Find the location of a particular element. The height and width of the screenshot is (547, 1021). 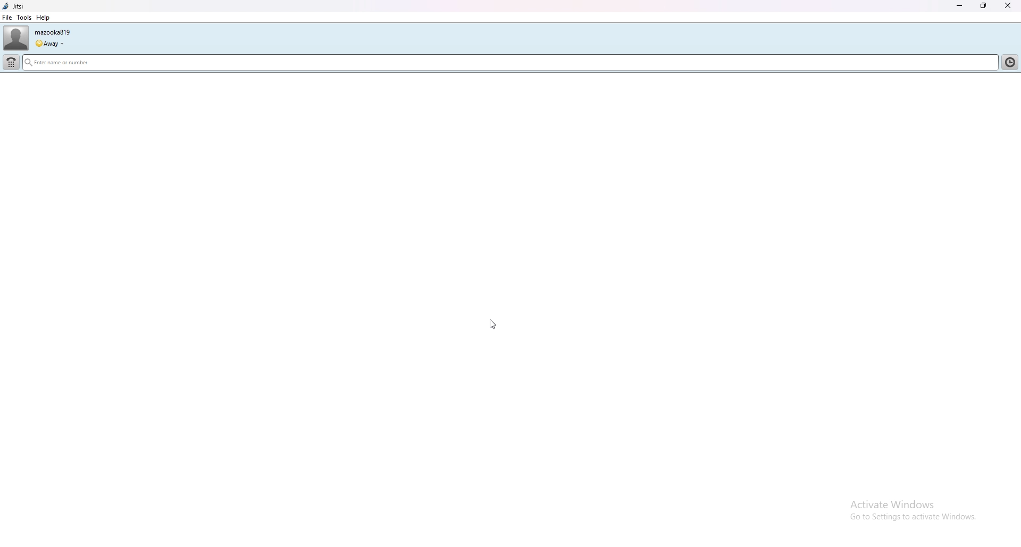

help is located at coordinates (42, 18).